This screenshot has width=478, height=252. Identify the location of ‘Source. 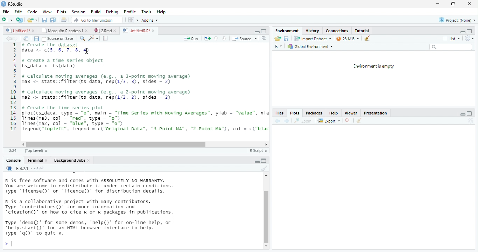
(245, 38).